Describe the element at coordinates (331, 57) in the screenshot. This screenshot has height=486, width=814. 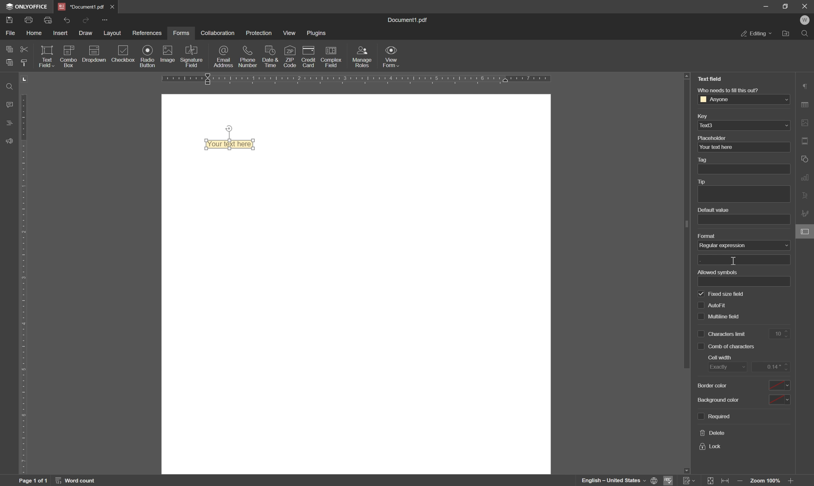
I see `complex field` at that location.